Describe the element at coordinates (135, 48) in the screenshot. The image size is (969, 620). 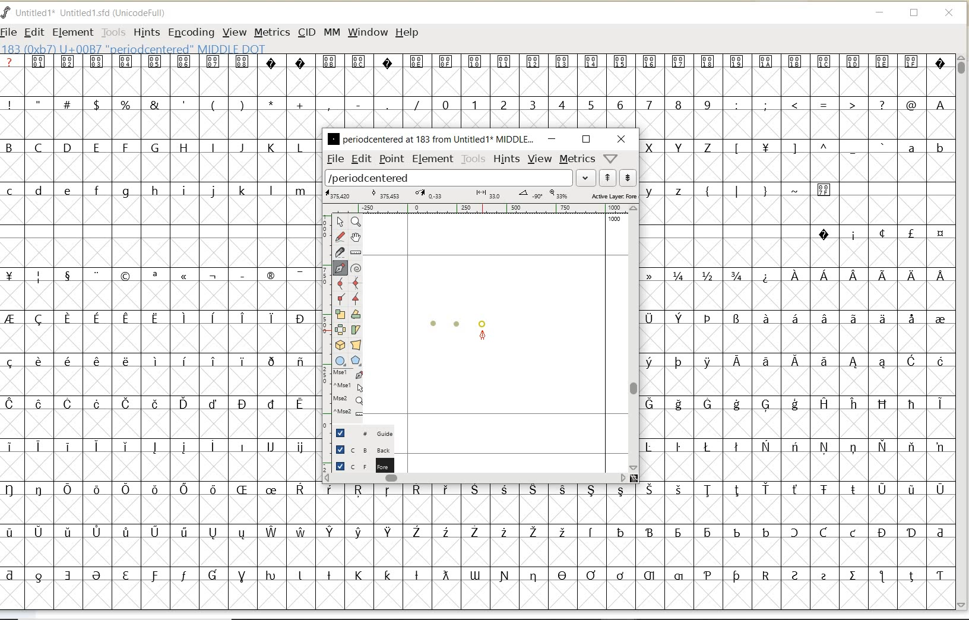
I see `glyph info` at that location.